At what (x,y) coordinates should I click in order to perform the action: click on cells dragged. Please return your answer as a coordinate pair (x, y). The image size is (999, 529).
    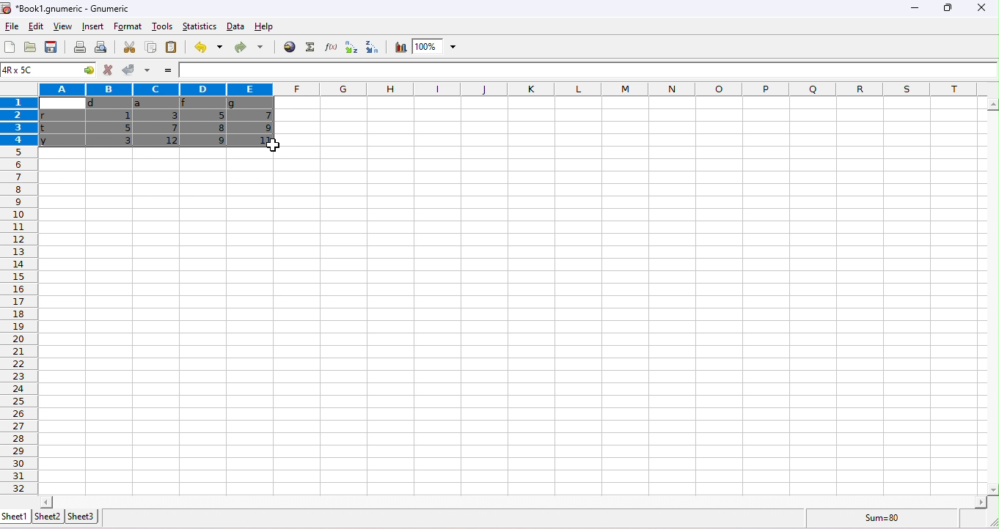
    Looking at the image, I should click on (157, 124).